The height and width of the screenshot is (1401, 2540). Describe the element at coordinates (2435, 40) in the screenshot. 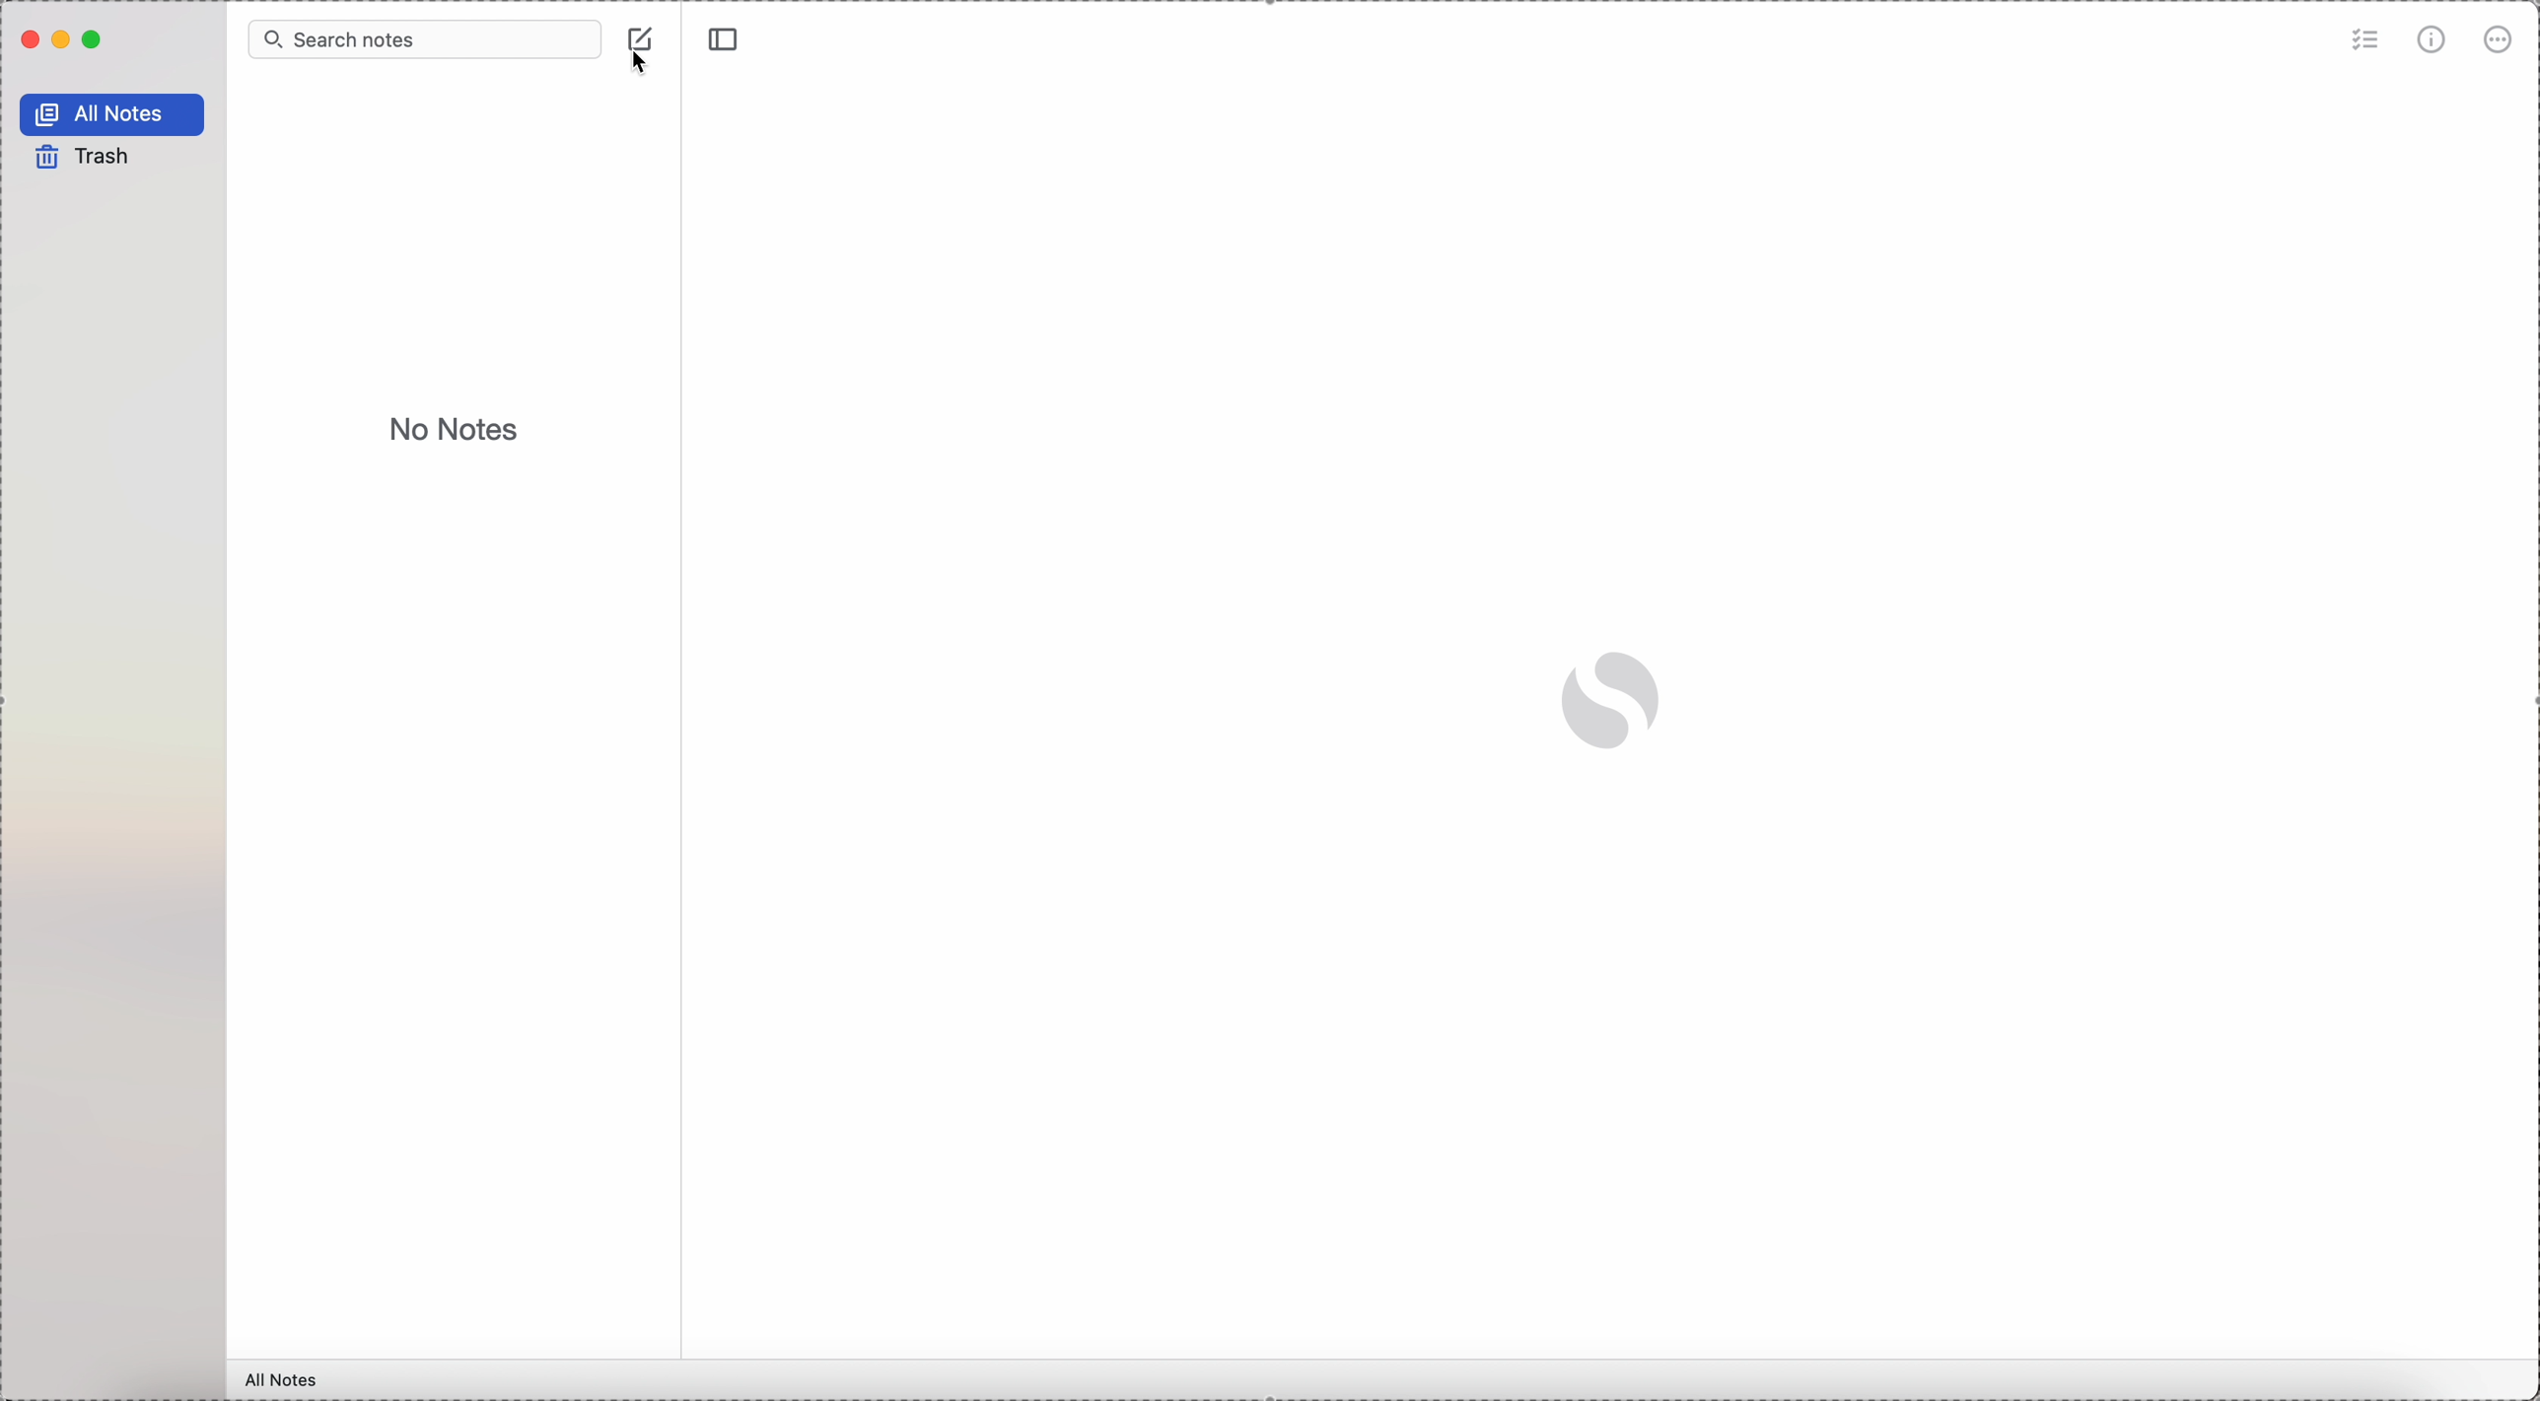

I see `metrics` at that location.